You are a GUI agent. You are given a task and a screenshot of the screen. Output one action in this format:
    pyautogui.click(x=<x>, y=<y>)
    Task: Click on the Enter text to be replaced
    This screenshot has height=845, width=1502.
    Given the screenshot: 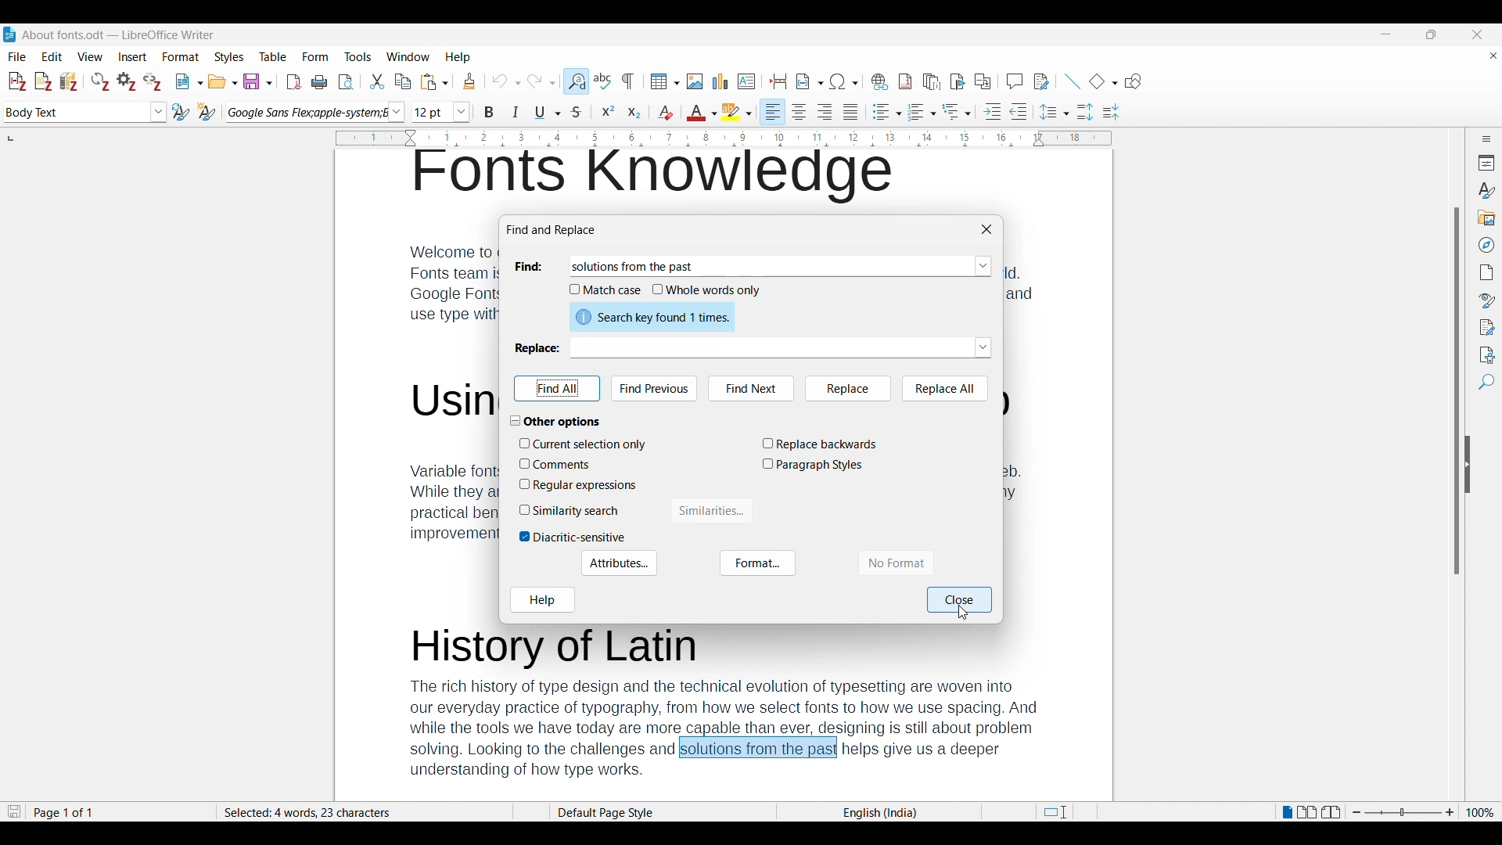 What is the action you would take?
    pyautogui.click(x=771, y=347)
    